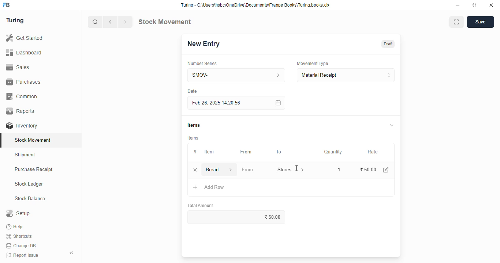 The height and width of the screenshot is (263, 500). I want to click on edit, so click(386, 170).